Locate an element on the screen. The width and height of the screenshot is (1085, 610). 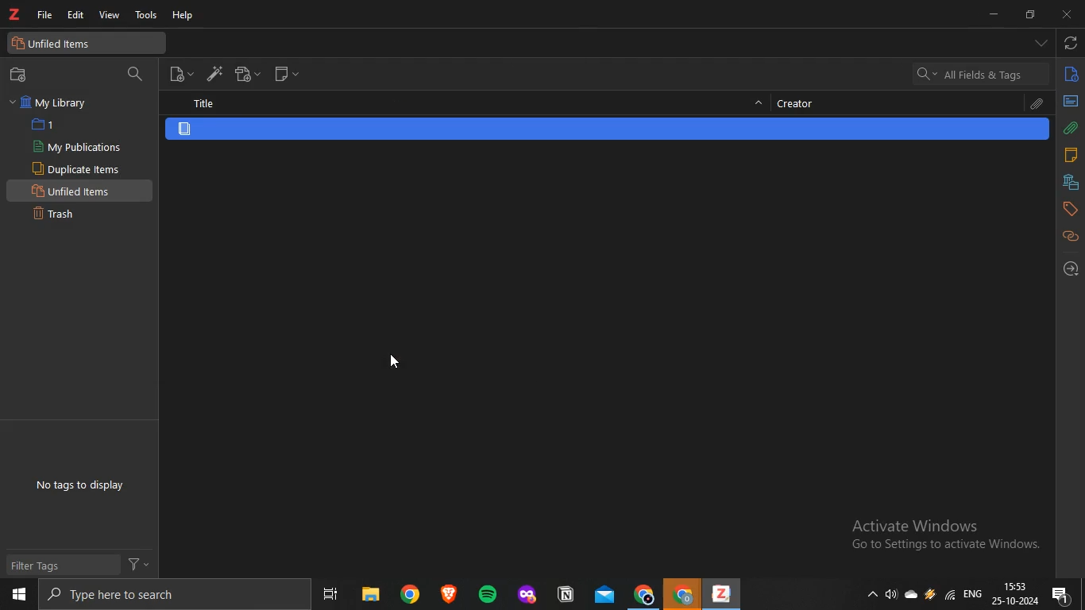
attachment is located at coordinates (1038, 104).